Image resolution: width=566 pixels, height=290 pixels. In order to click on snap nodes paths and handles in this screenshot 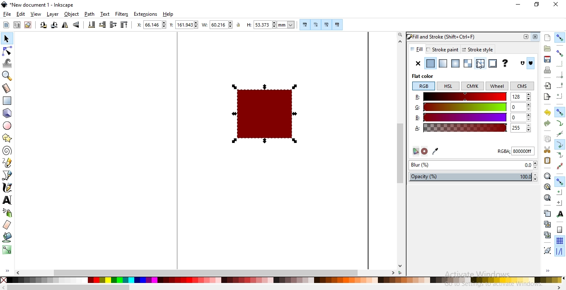, I will do `click(560, 112)`.